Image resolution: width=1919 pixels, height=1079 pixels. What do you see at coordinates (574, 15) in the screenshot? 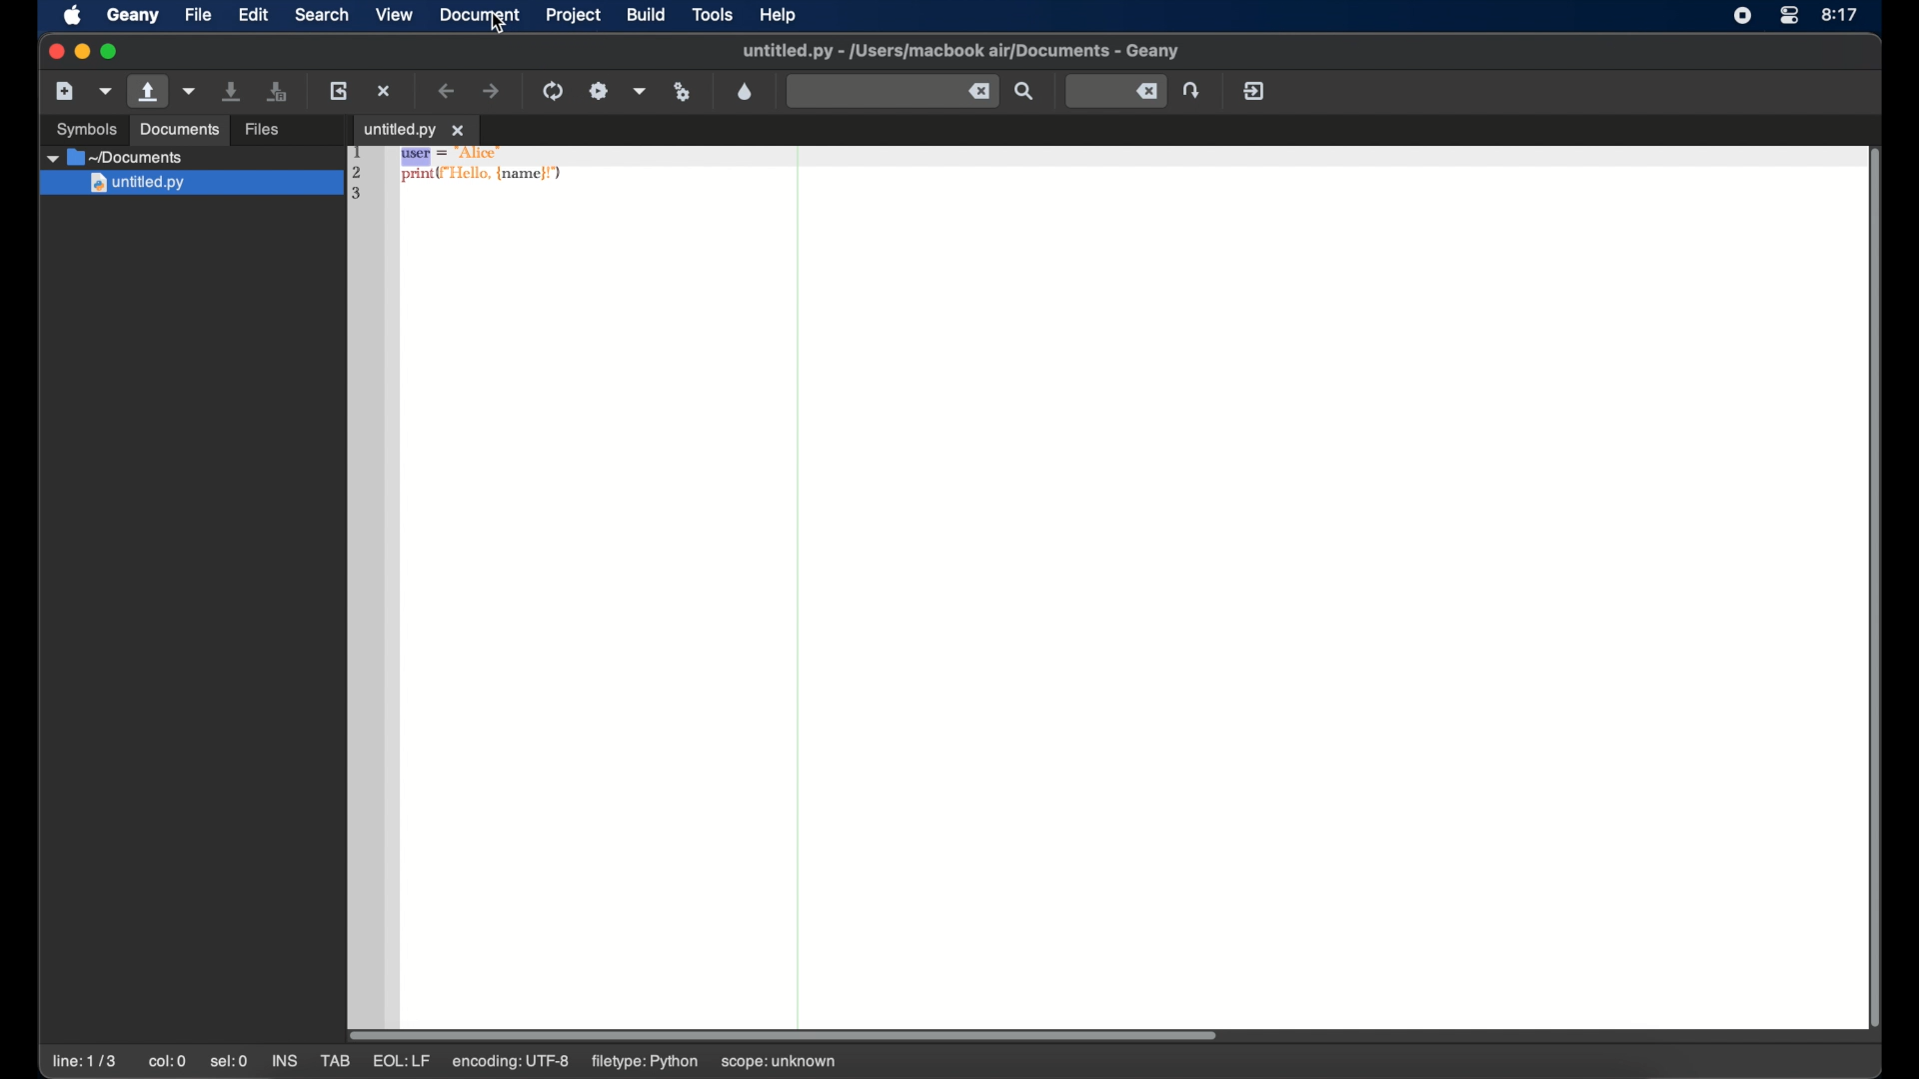
I see `project` at bounding box center [574, 15].